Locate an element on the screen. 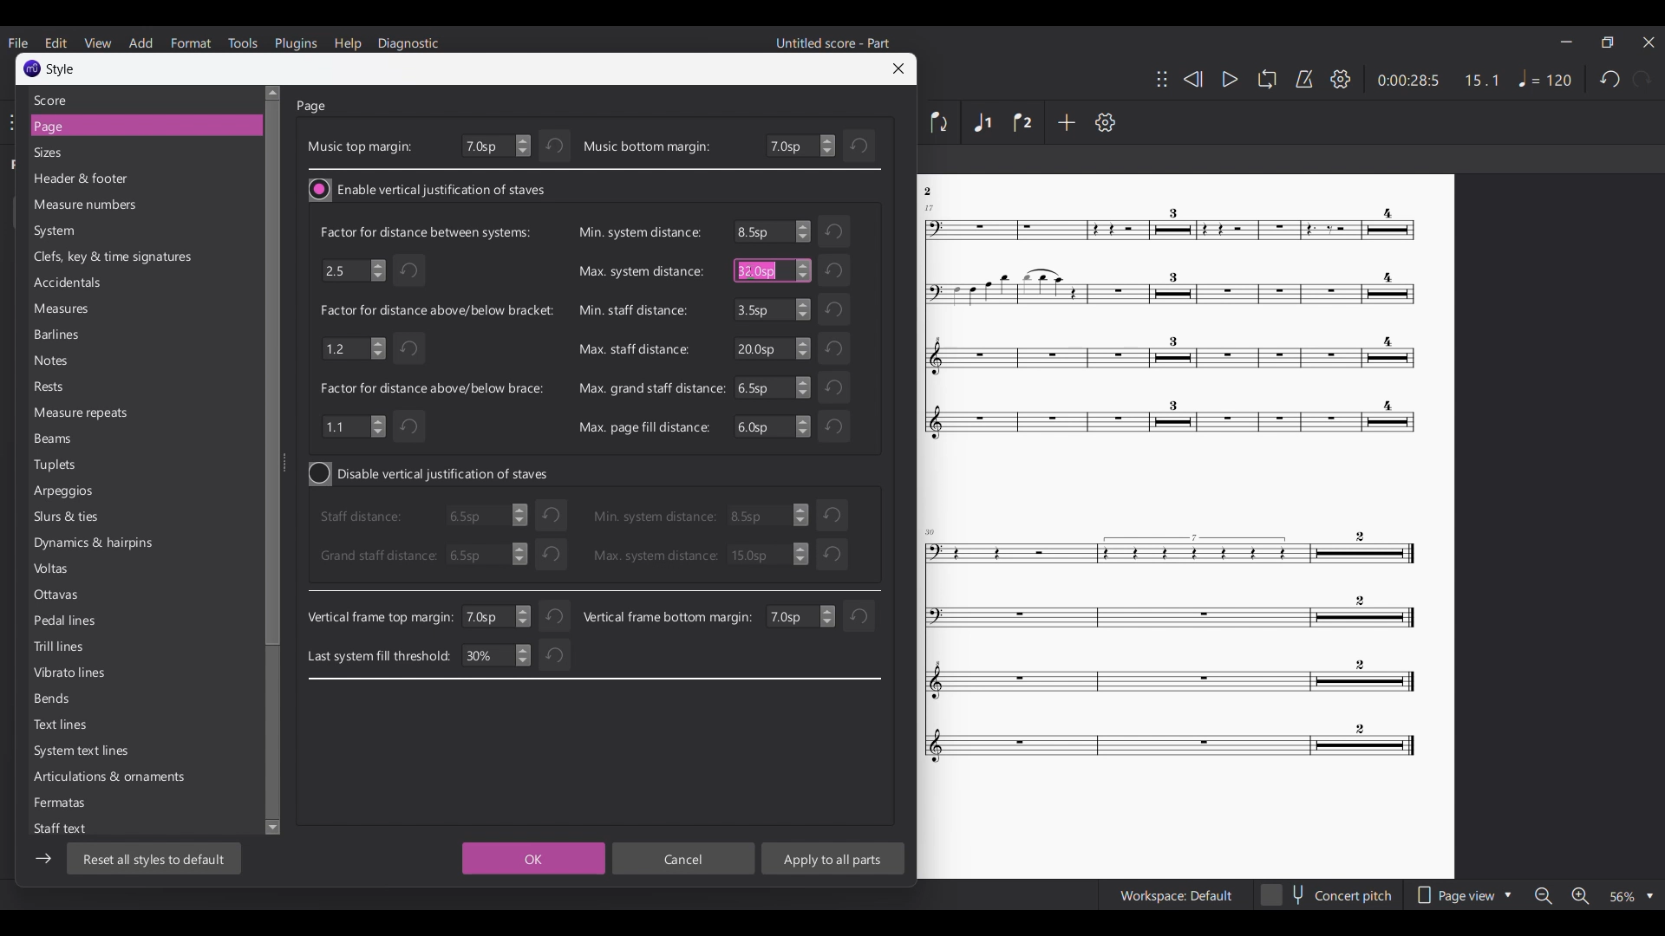  Voice 1 is located at coordinates (982, 122).